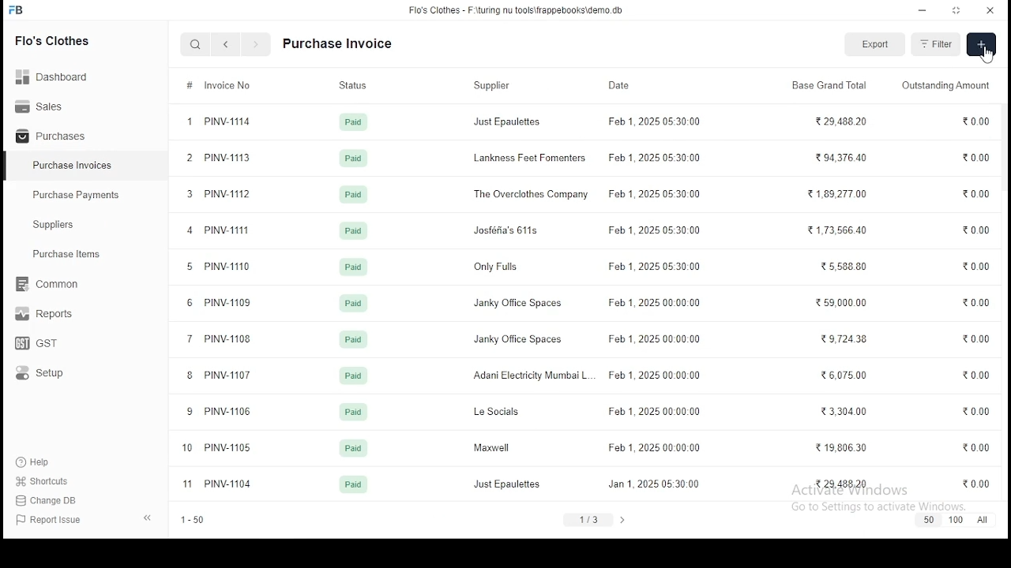  What do you see at coordinates (844, 375) in the screenshot?
I see `6075.00` at bounding box center [844, 375].